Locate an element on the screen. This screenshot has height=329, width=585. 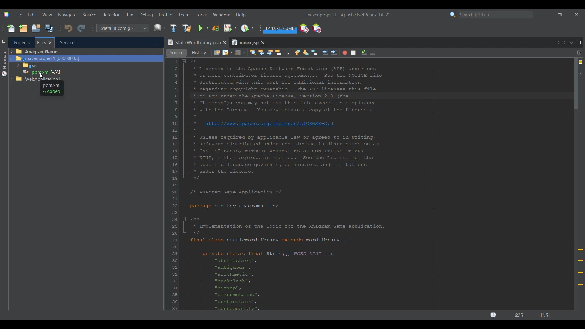
Vertical slide bar is located at coordinates (576, 183).